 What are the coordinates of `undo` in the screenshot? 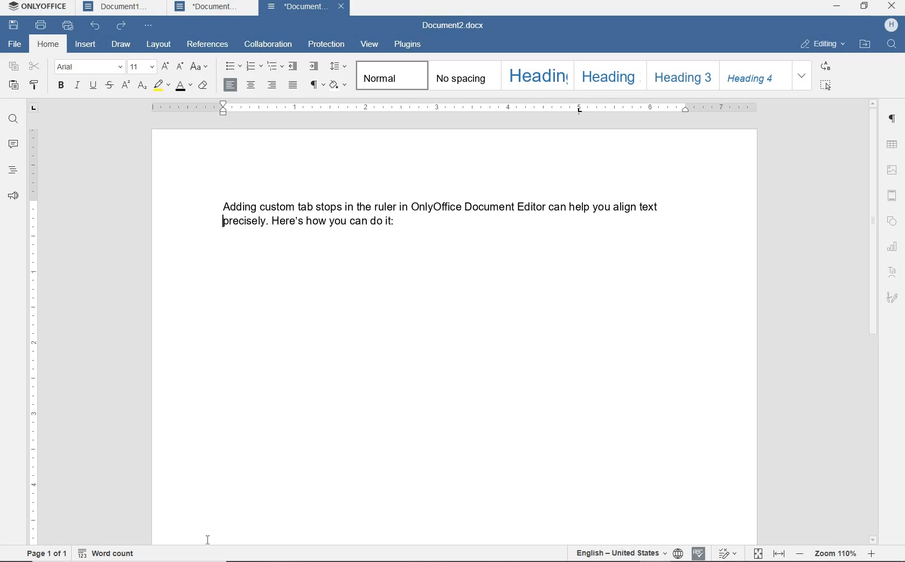 It's located at (95, 27).